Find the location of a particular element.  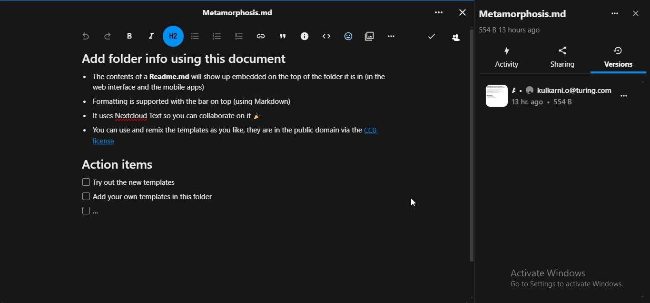

insert emoji is located at coordinates (346, 35).